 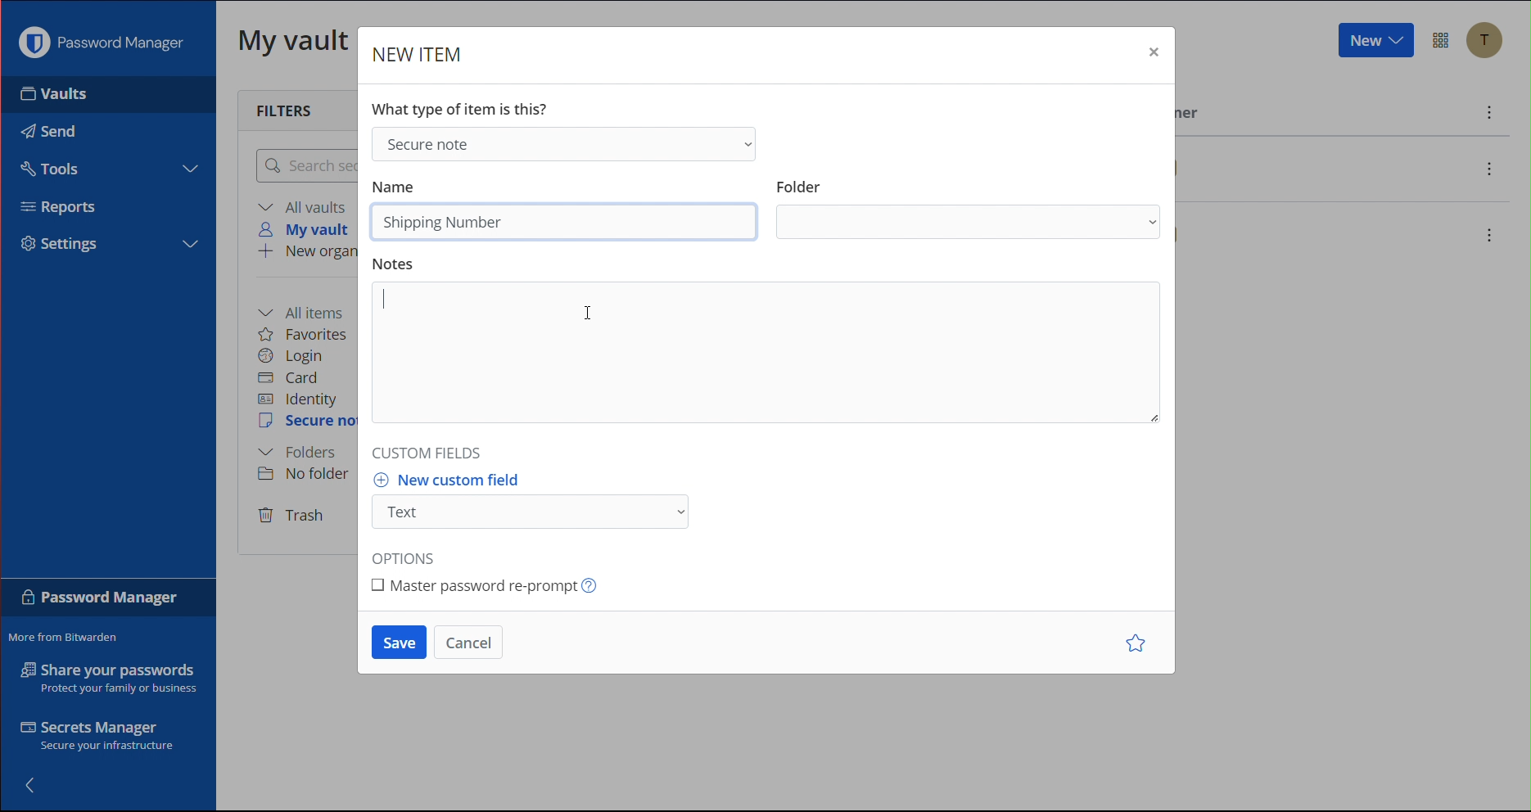 I want to click on Share your passwords, so click(x=105, y=679).